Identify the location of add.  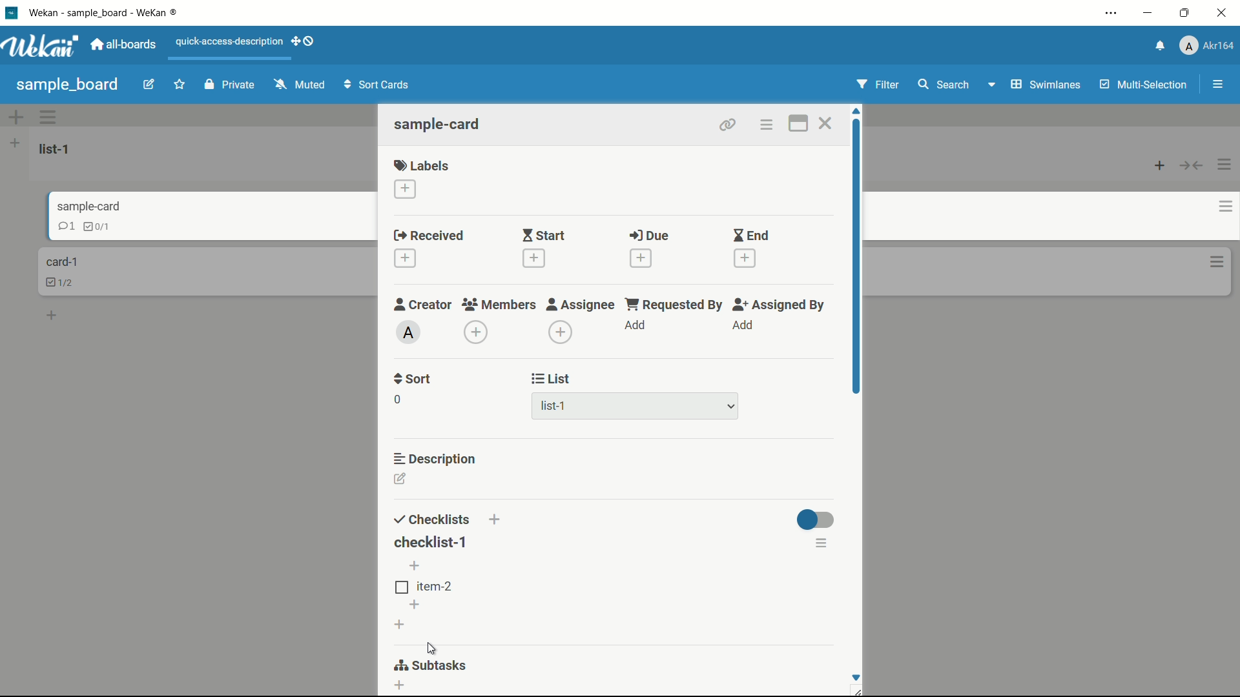
(53, 314).